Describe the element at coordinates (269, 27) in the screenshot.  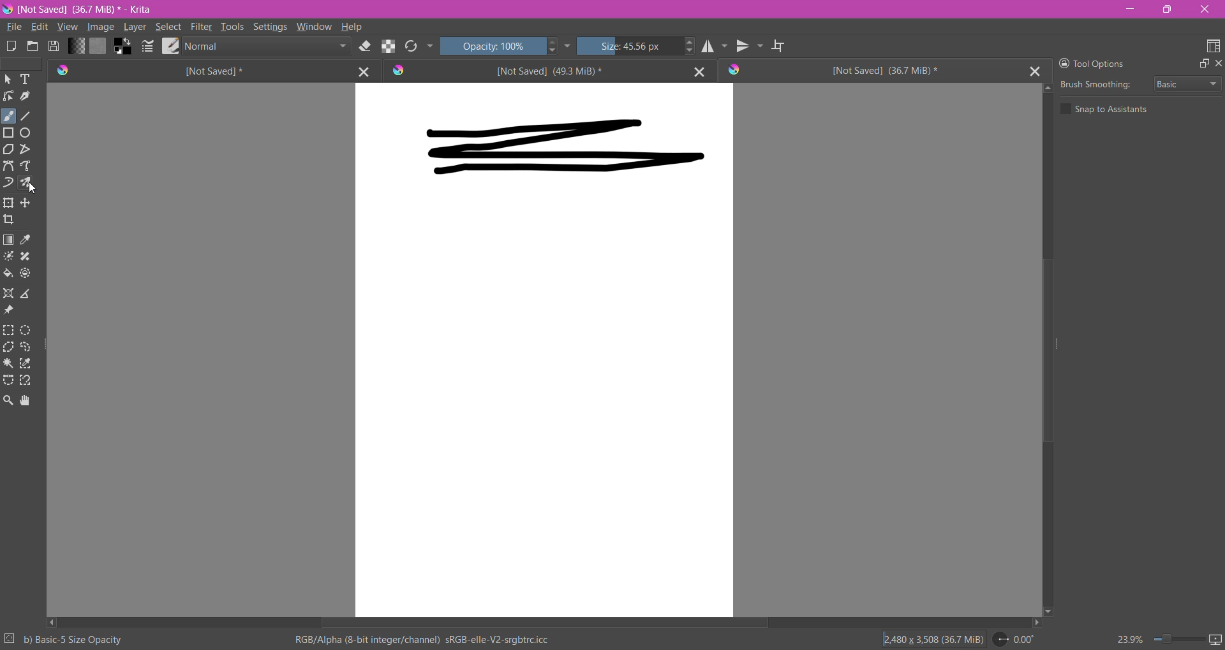
I see `` at that location.